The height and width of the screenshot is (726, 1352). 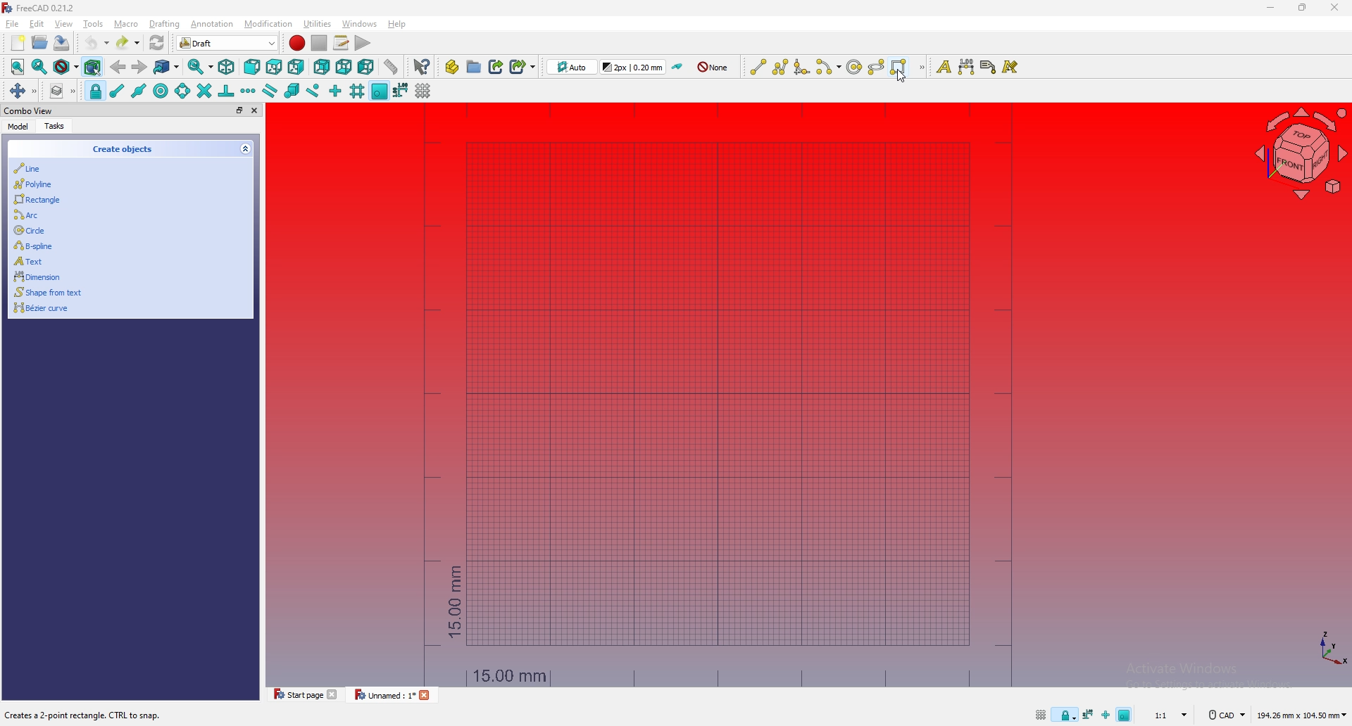 What do you see at coordinates (678, 67) in the screenshot?
I see `toggle construction mode` at bounding box center [678, 67].